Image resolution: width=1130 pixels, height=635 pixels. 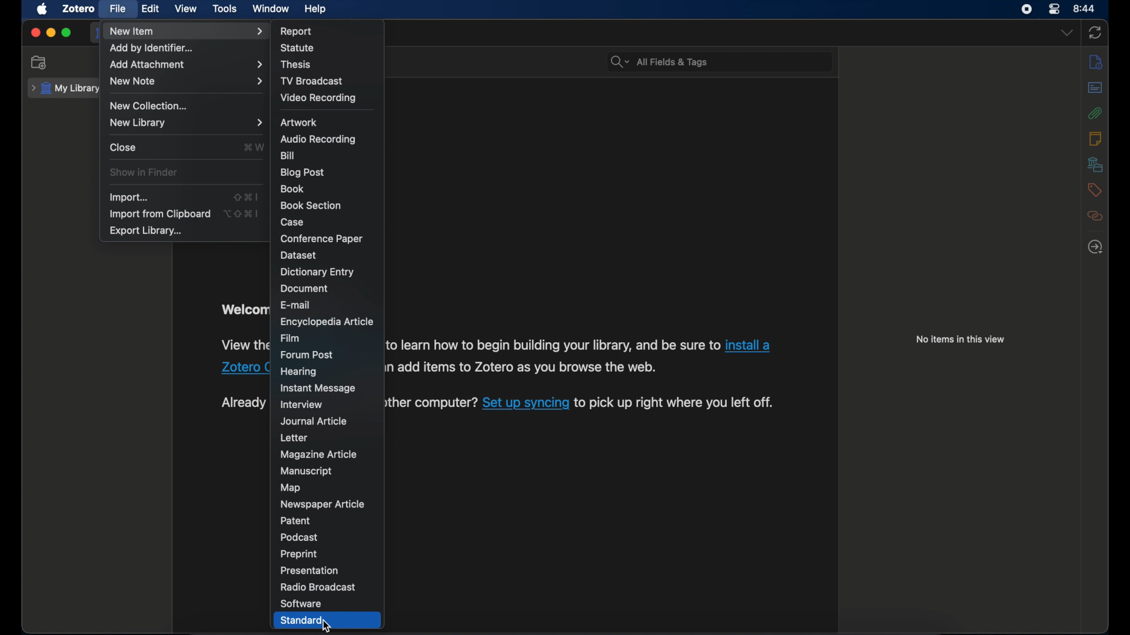 I want to click on minimize, so click(x=52, y=32).